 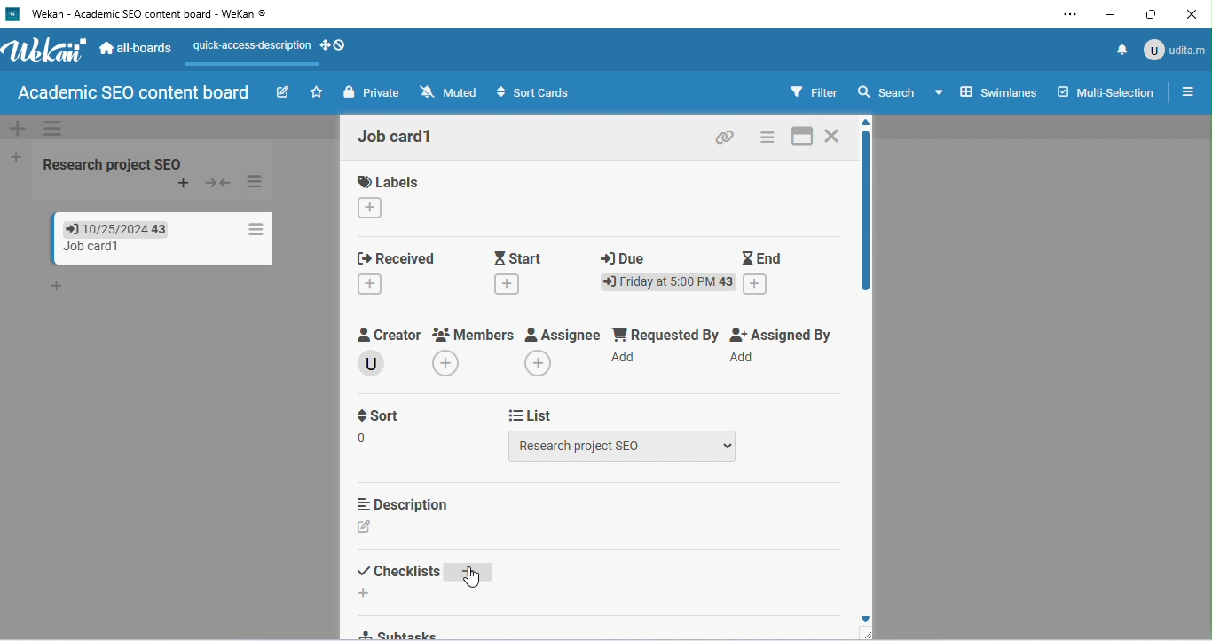 What do you see at coordinates (1186, 91) in the screenshot?
I see `open / close side bar` at bounding box center [1186, 91].